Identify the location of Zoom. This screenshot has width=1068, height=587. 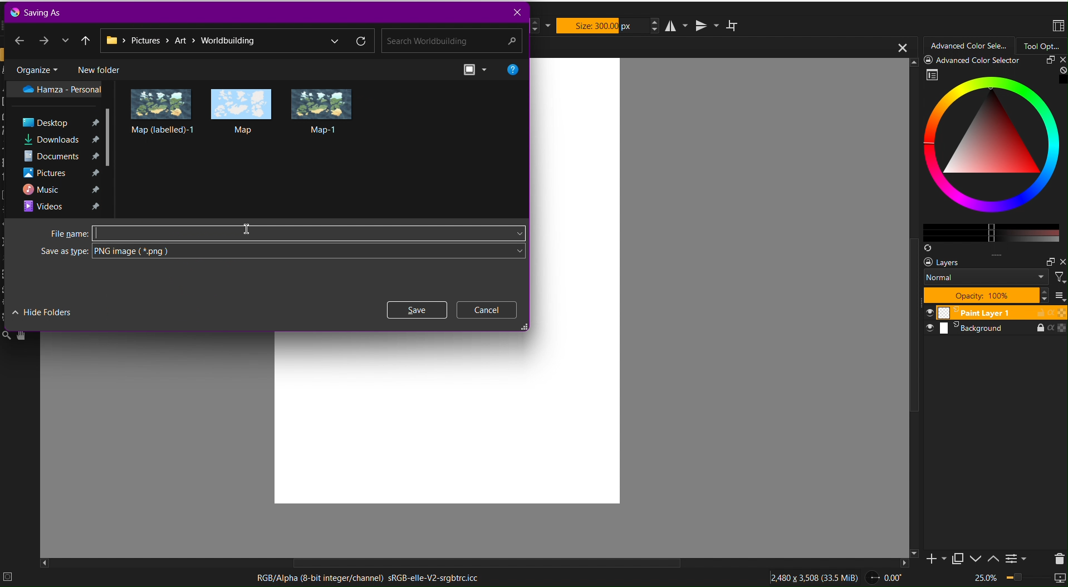
(1018, 579).